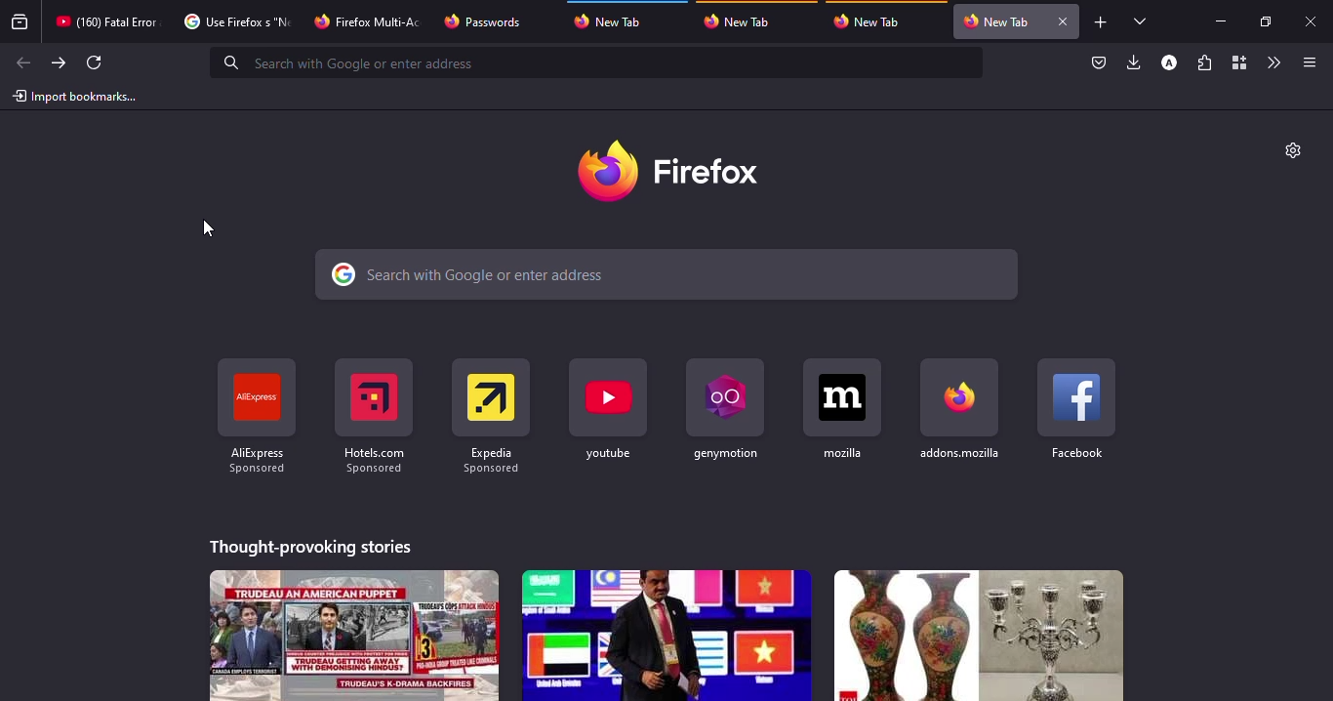 This screenshot has height=701, width=1333. I want to click on account, so click(1169, 62).